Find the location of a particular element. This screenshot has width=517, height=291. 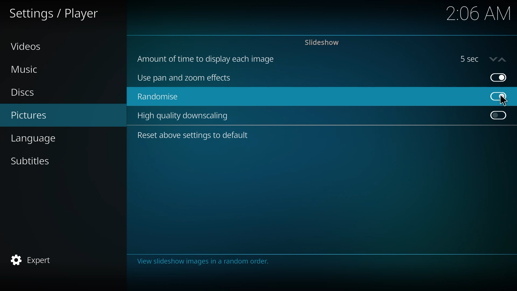

high quality downscaling is located at coordinates (184, 117).